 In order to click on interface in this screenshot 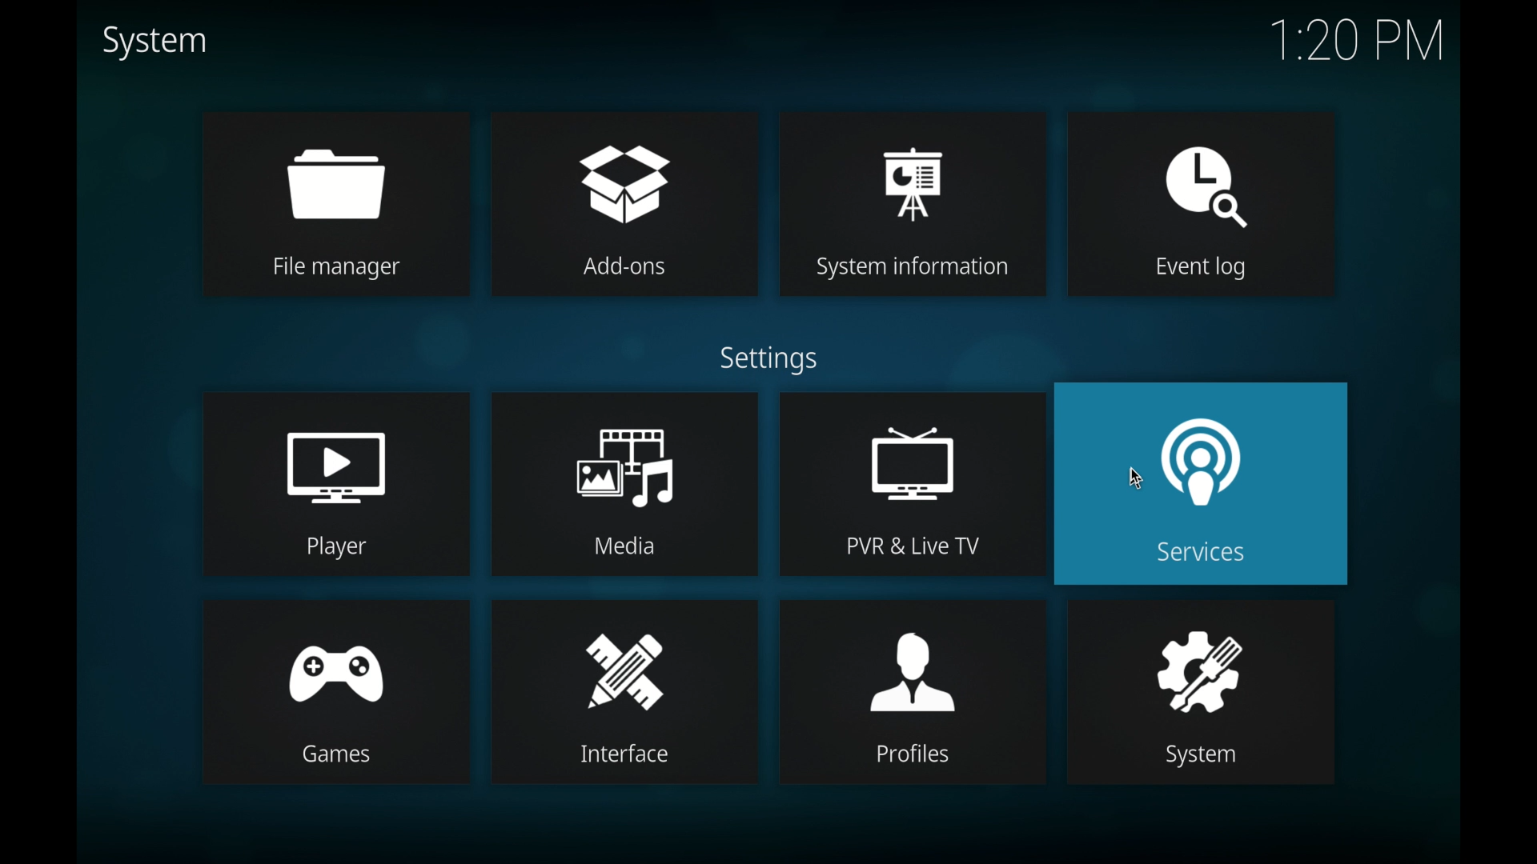, I will do `click(626, 693)`.